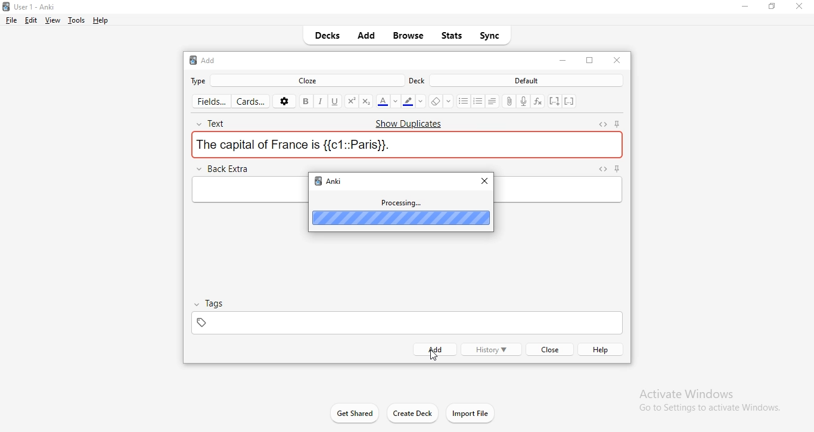  What do you see at coordinates (471, 413) in the screenshot?
I see `import files` at bounding box center [471, 413].